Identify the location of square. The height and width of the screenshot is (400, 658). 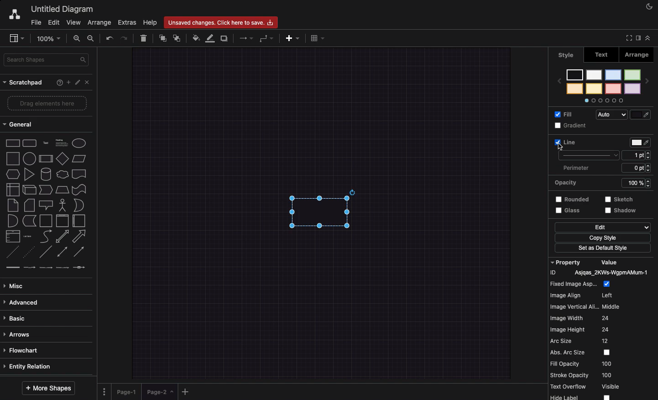
(12, 158).